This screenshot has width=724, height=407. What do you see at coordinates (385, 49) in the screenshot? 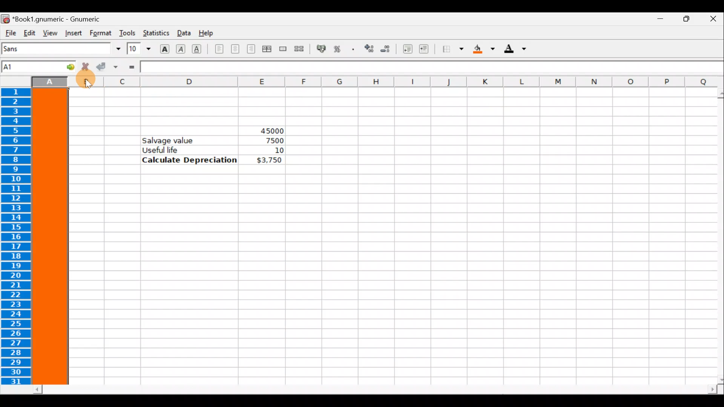
I see `Decrease the number of decimals` at bounding box center [385, 49].